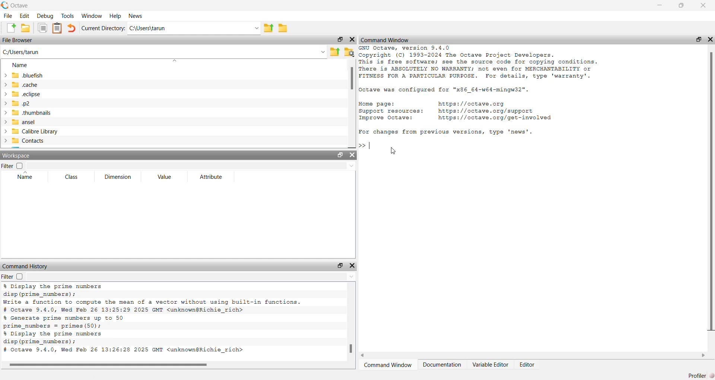 The width and height of the screenshot is (715, 380). What do you see at coordinates (18, 40) in the screenshot?
I see `File Browser` at bounding box center [18, 40].